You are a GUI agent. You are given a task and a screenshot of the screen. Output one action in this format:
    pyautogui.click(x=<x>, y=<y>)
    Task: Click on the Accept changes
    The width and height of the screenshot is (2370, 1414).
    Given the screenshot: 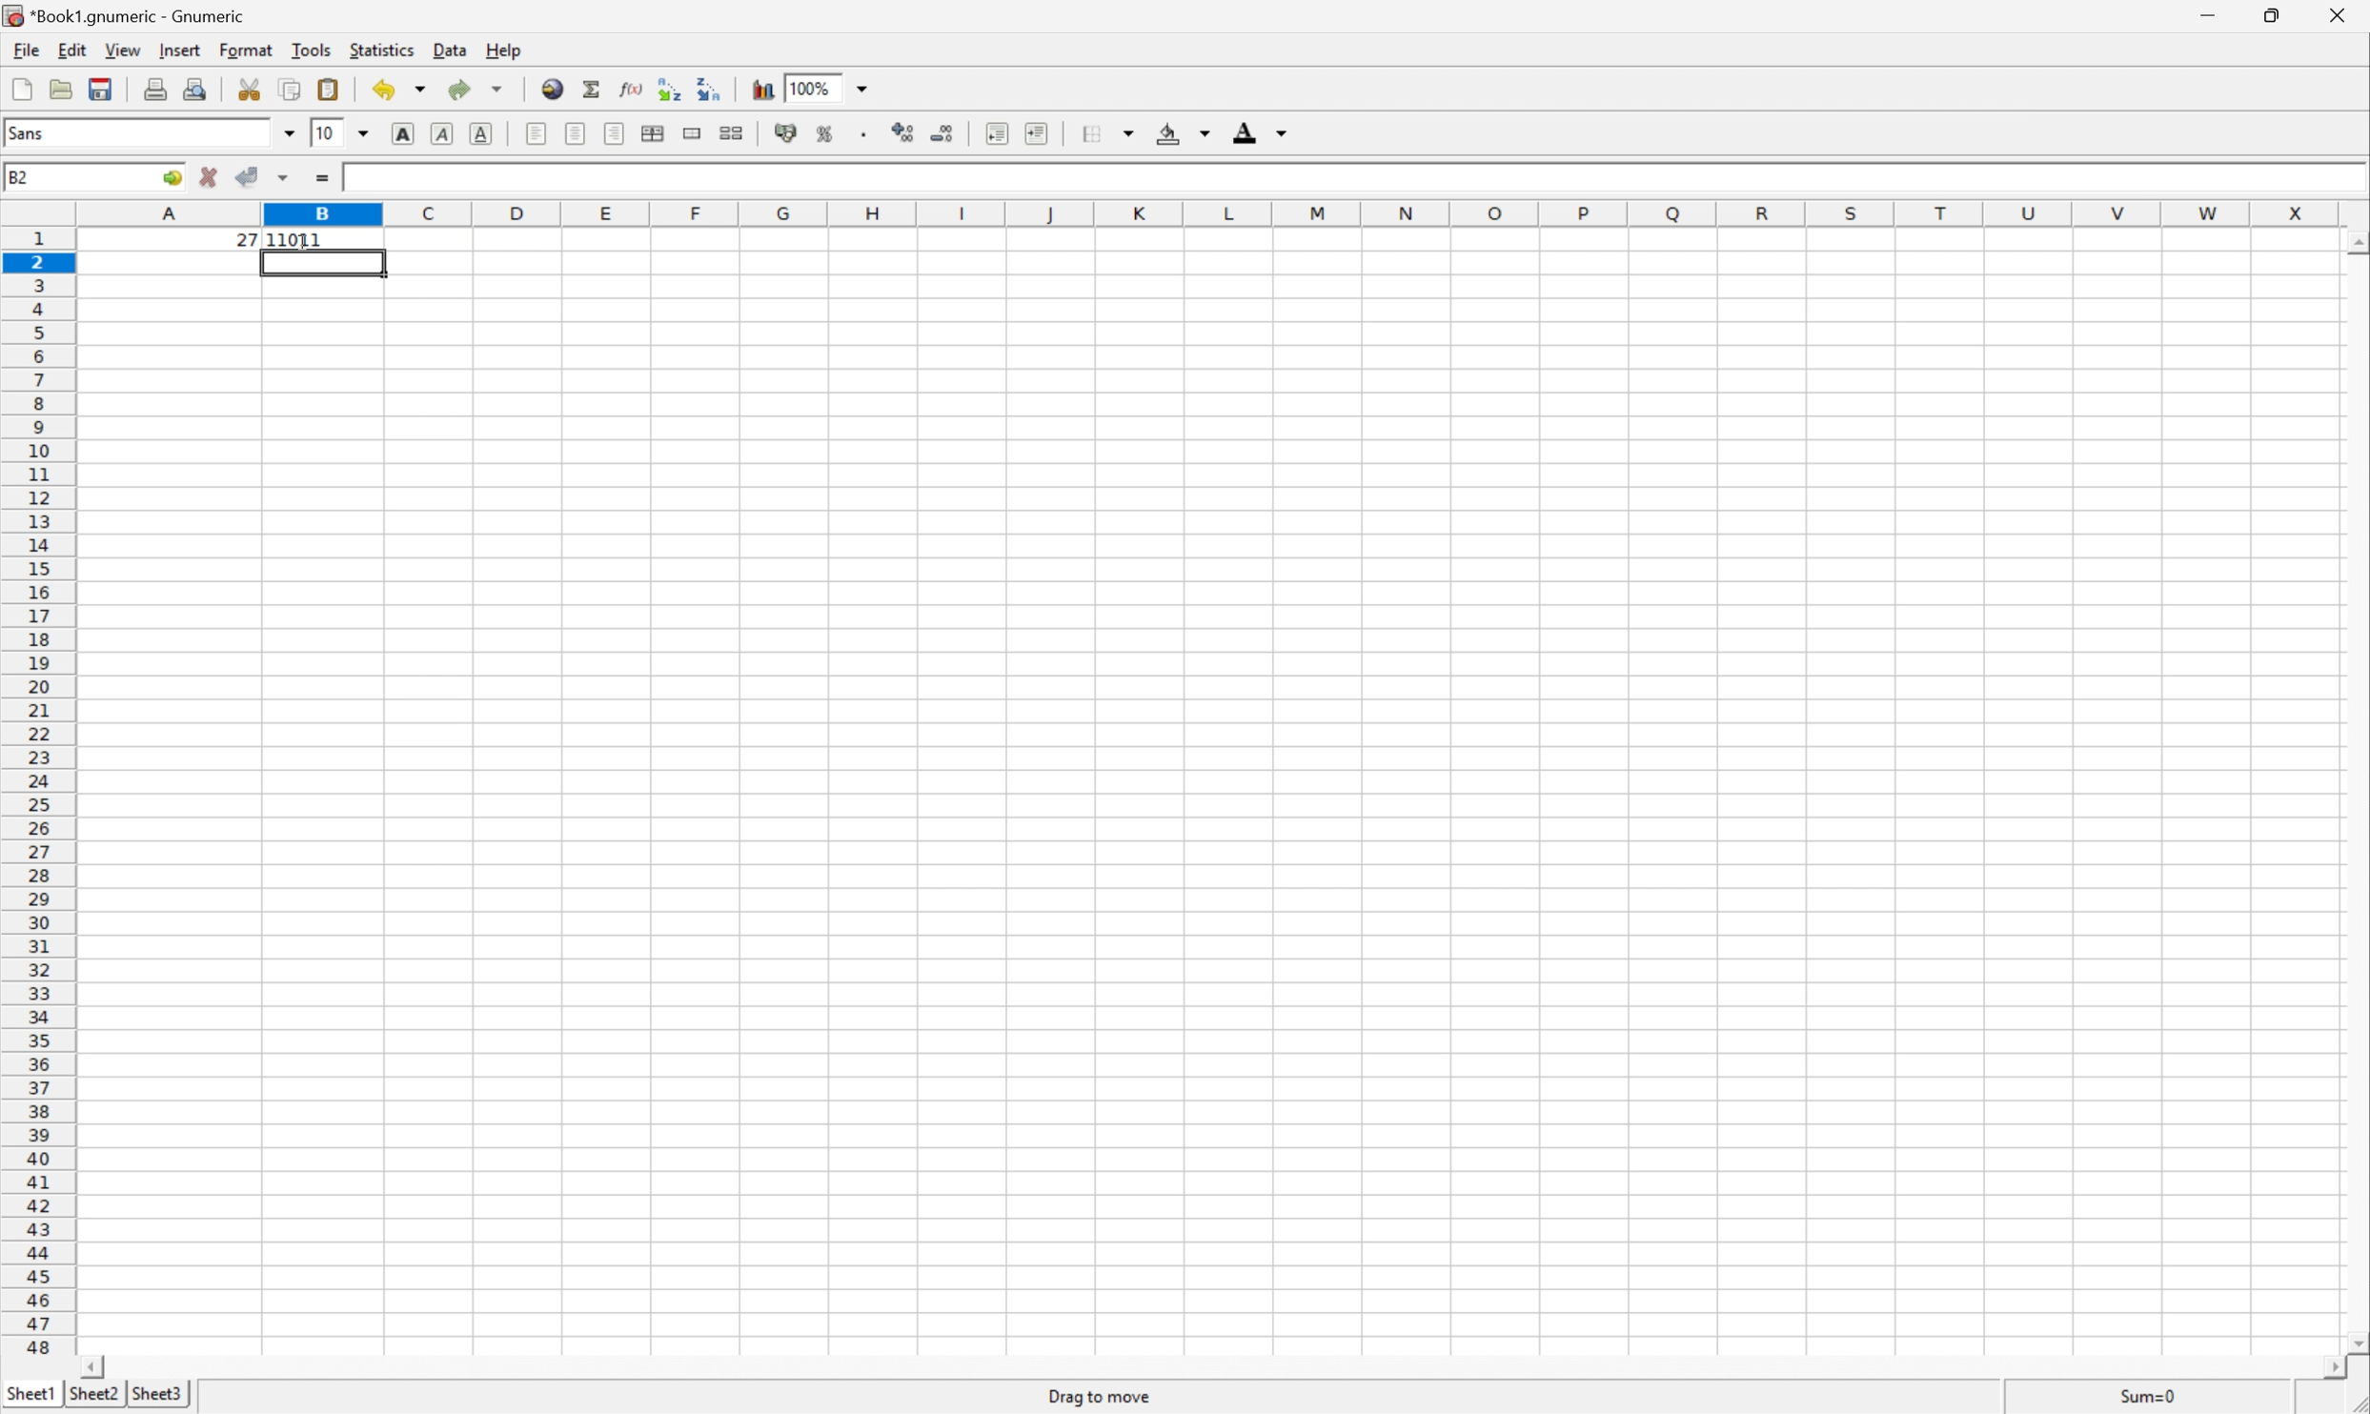 What is the action you would take?
    pyautogui.click(x=246, y=174)
    